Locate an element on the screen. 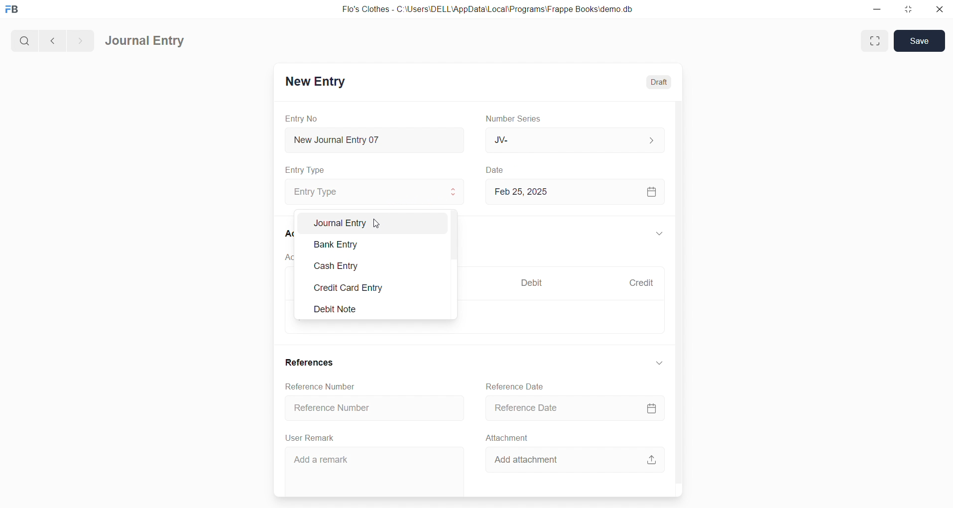 This screenshot has height=508, width=953. expand/collapse is located at coordinates (659, 234).